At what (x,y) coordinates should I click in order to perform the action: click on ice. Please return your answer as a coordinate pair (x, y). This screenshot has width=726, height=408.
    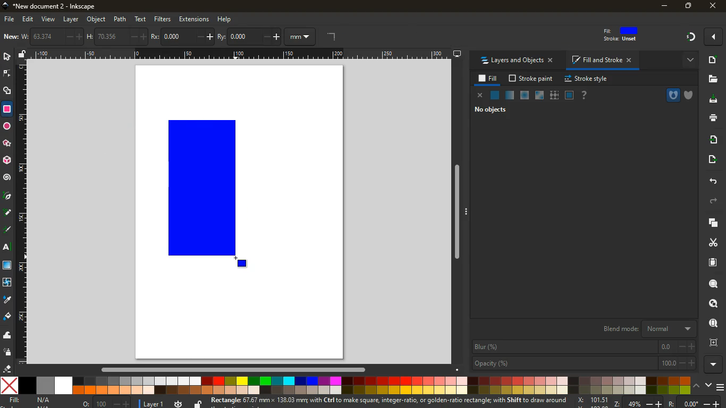
    Looking at the image, I should click on (525, 95).